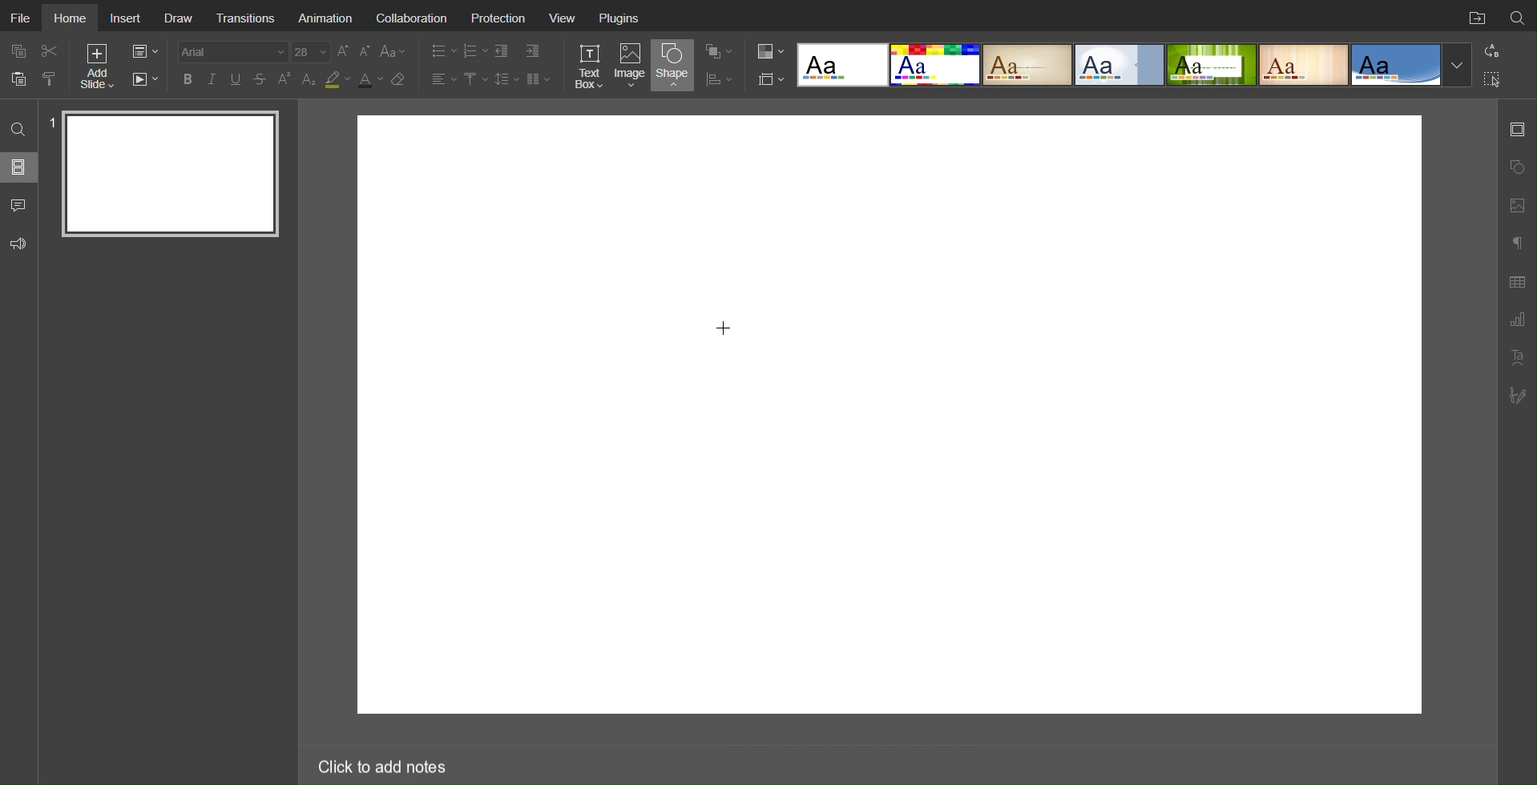 The image size is (1537, 785). What do you see at coordinates (20, 128) in the screenshot?
I see `Search` at bounding box center [20, 128].